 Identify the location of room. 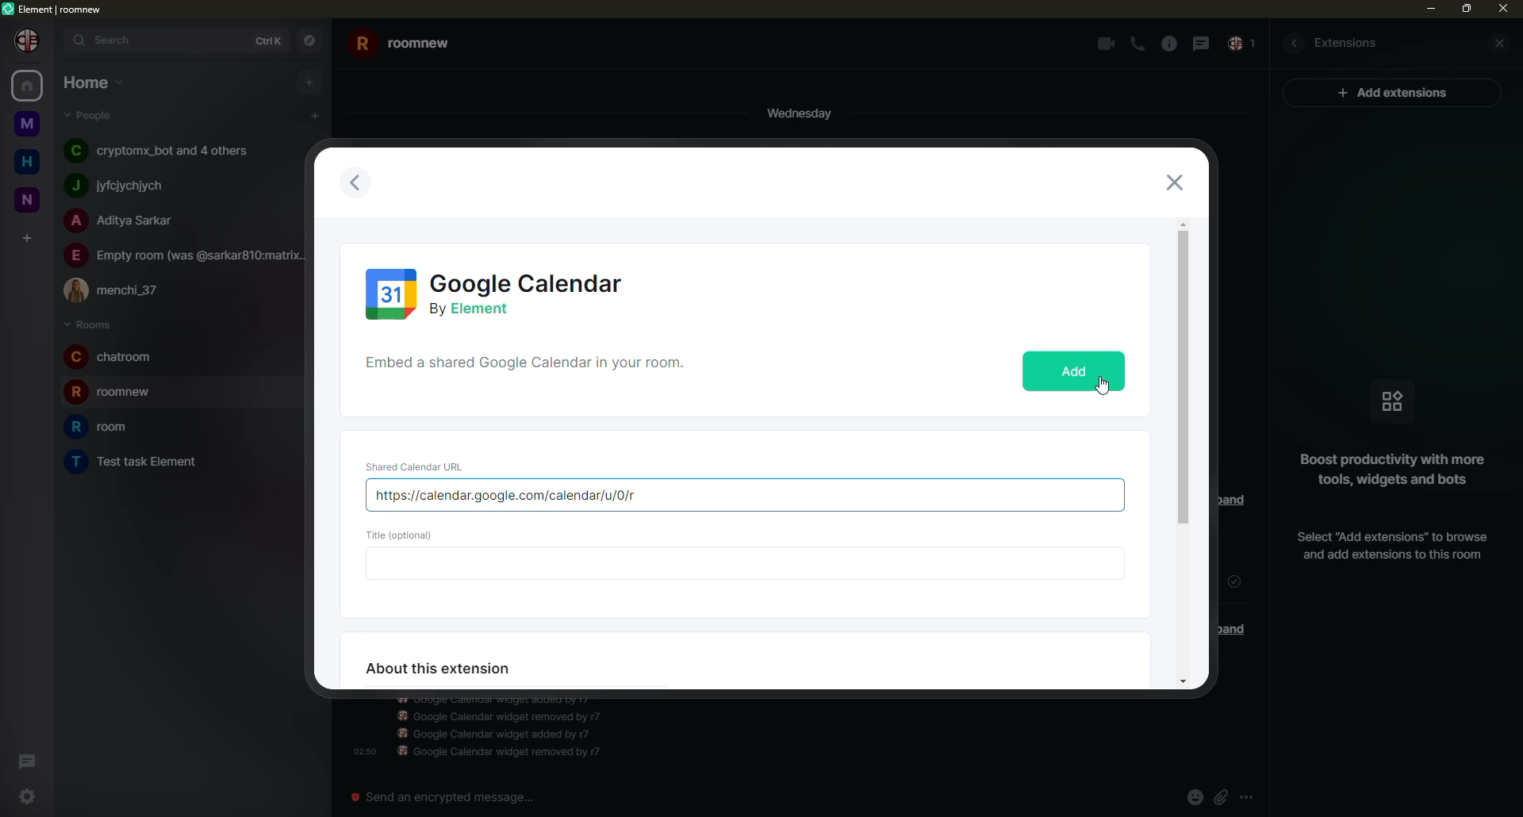
(100, 428).